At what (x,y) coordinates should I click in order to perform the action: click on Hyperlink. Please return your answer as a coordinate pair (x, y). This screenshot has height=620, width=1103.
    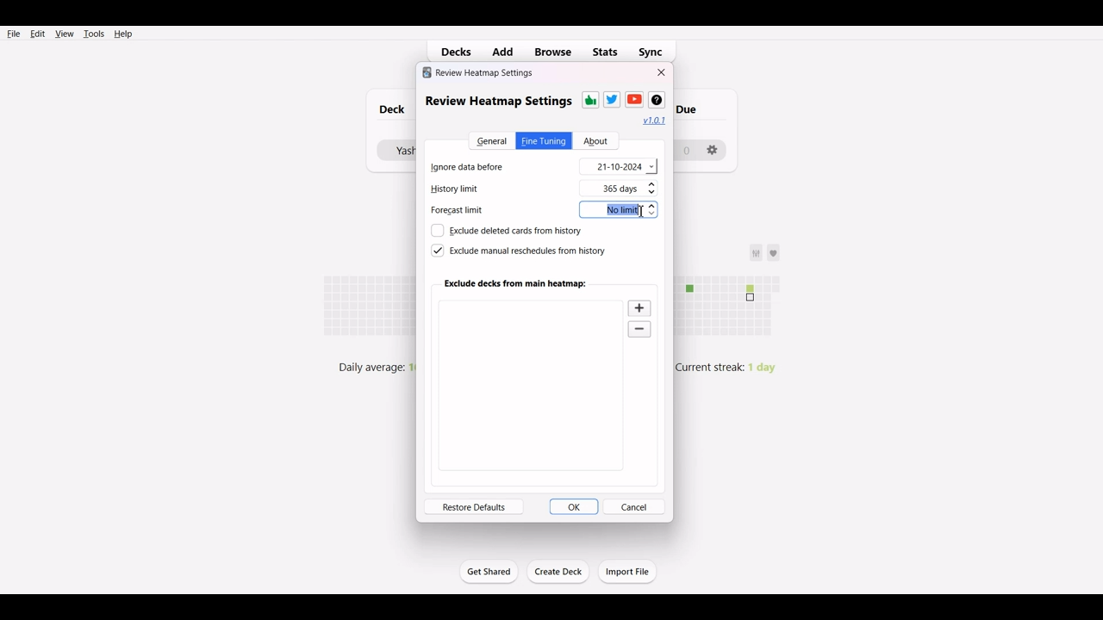
    Looking at the image, I should click on (655, 121).